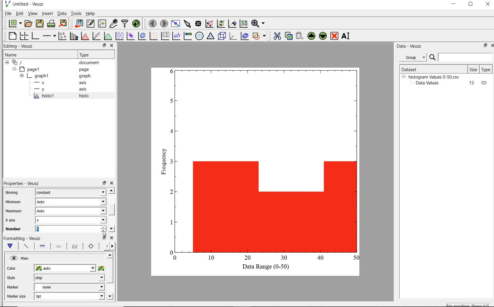  I want to click on reload linked datasets, so click(137, 24).